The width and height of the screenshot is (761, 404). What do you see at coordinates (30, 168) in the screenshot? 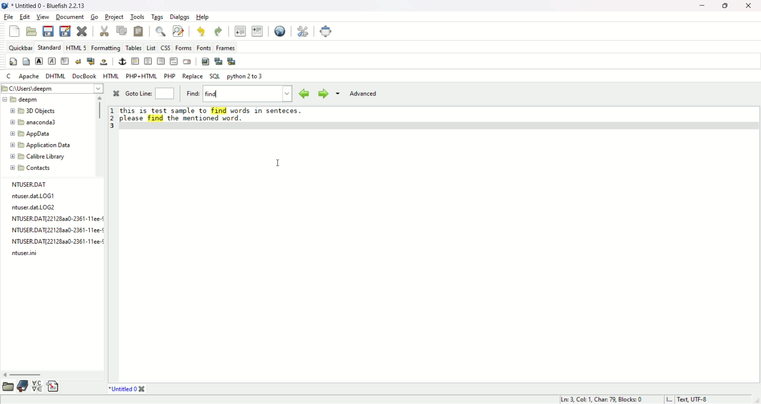
I see `contacts` at bounding box center [30, 168].